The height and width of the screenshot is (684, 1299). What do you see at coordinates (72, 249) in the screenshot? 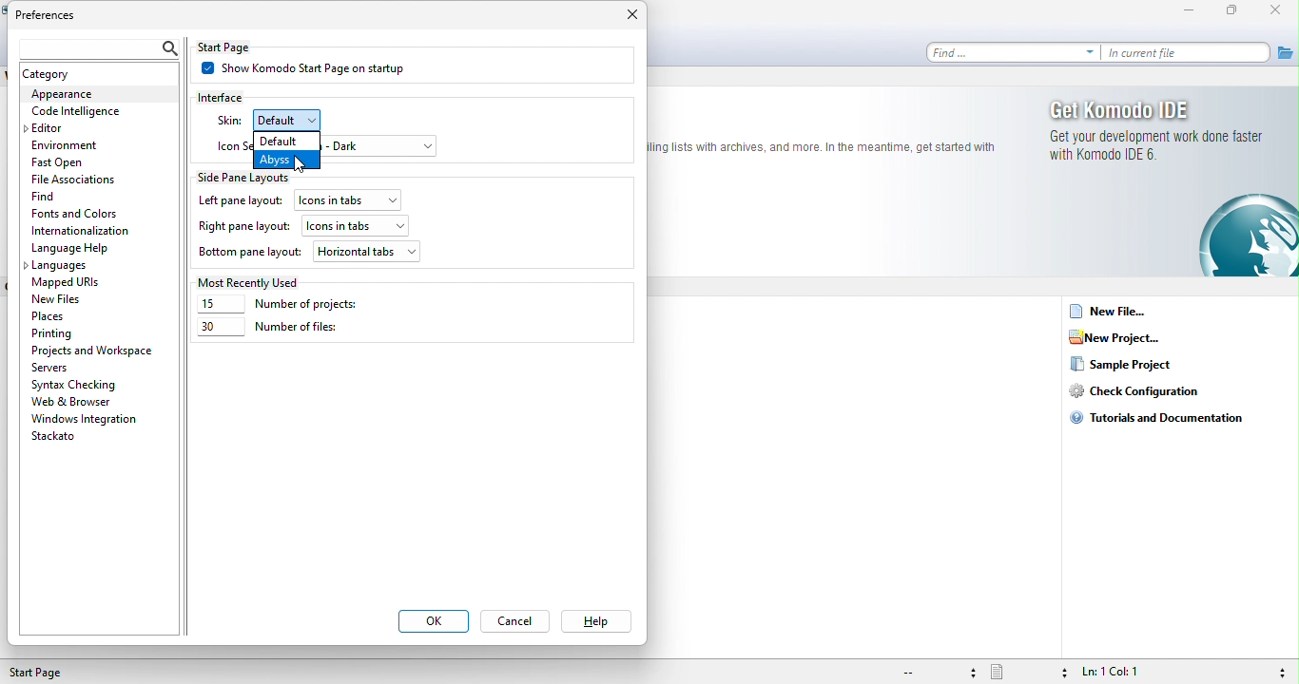
I see `language help` at bounding box center [72, 249].